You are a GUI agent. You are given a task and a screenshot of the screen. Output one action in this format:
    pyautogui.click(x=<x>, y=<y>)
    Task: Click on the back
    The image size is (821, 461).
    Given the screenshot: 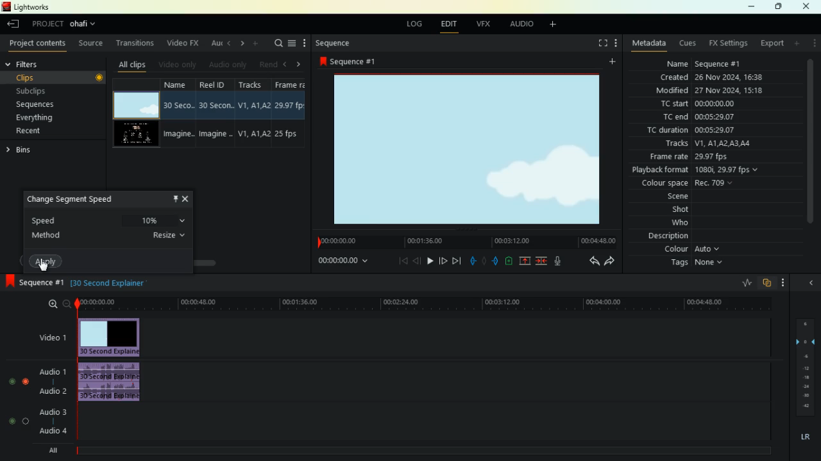 What is the action you would take?
    pyautogui.click(x=417, y=261)
    